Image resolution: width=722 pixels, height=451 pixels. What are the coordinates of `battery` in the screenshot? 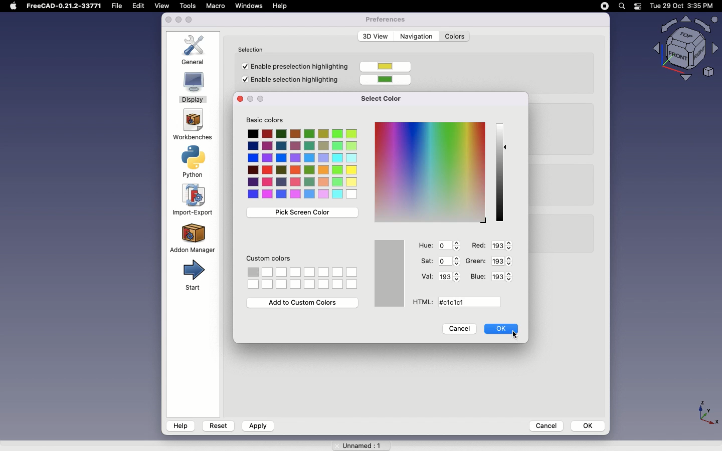 It's located at (638, 7).